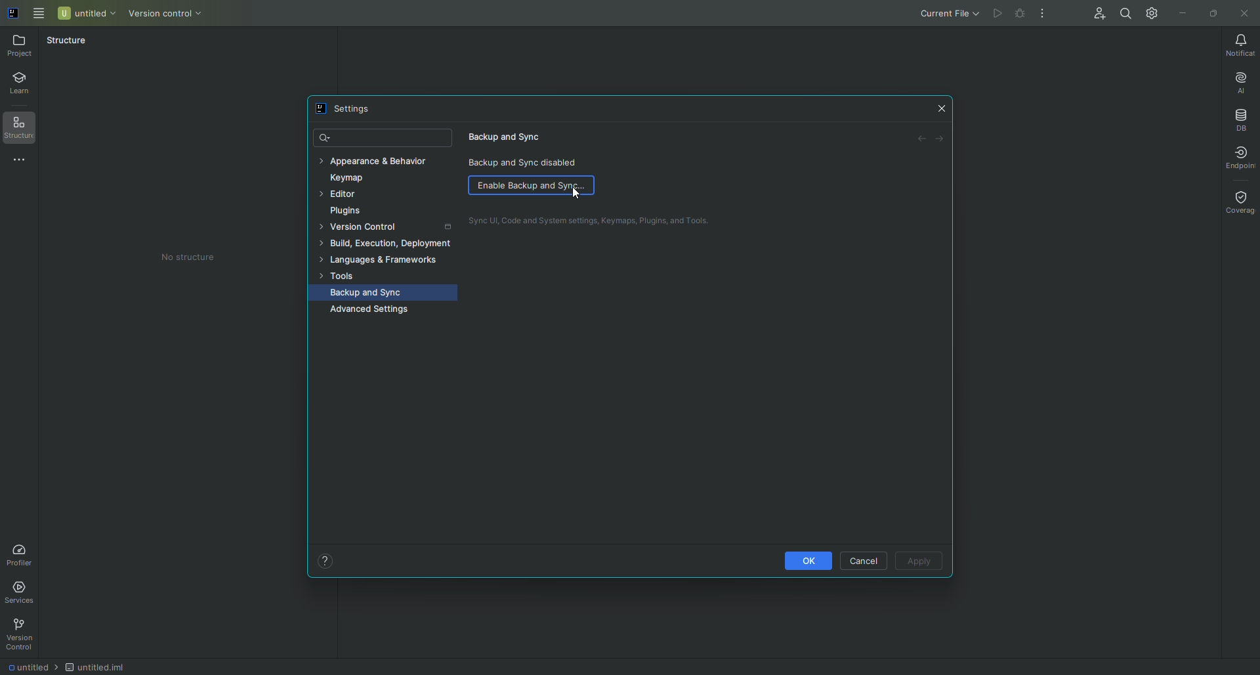 The height and width of the screenshot is (675, 1260). What do you see at coordinates (513, 135) in the screenshot?
I see `Backup and Sync` at bounding box center [513, 135].